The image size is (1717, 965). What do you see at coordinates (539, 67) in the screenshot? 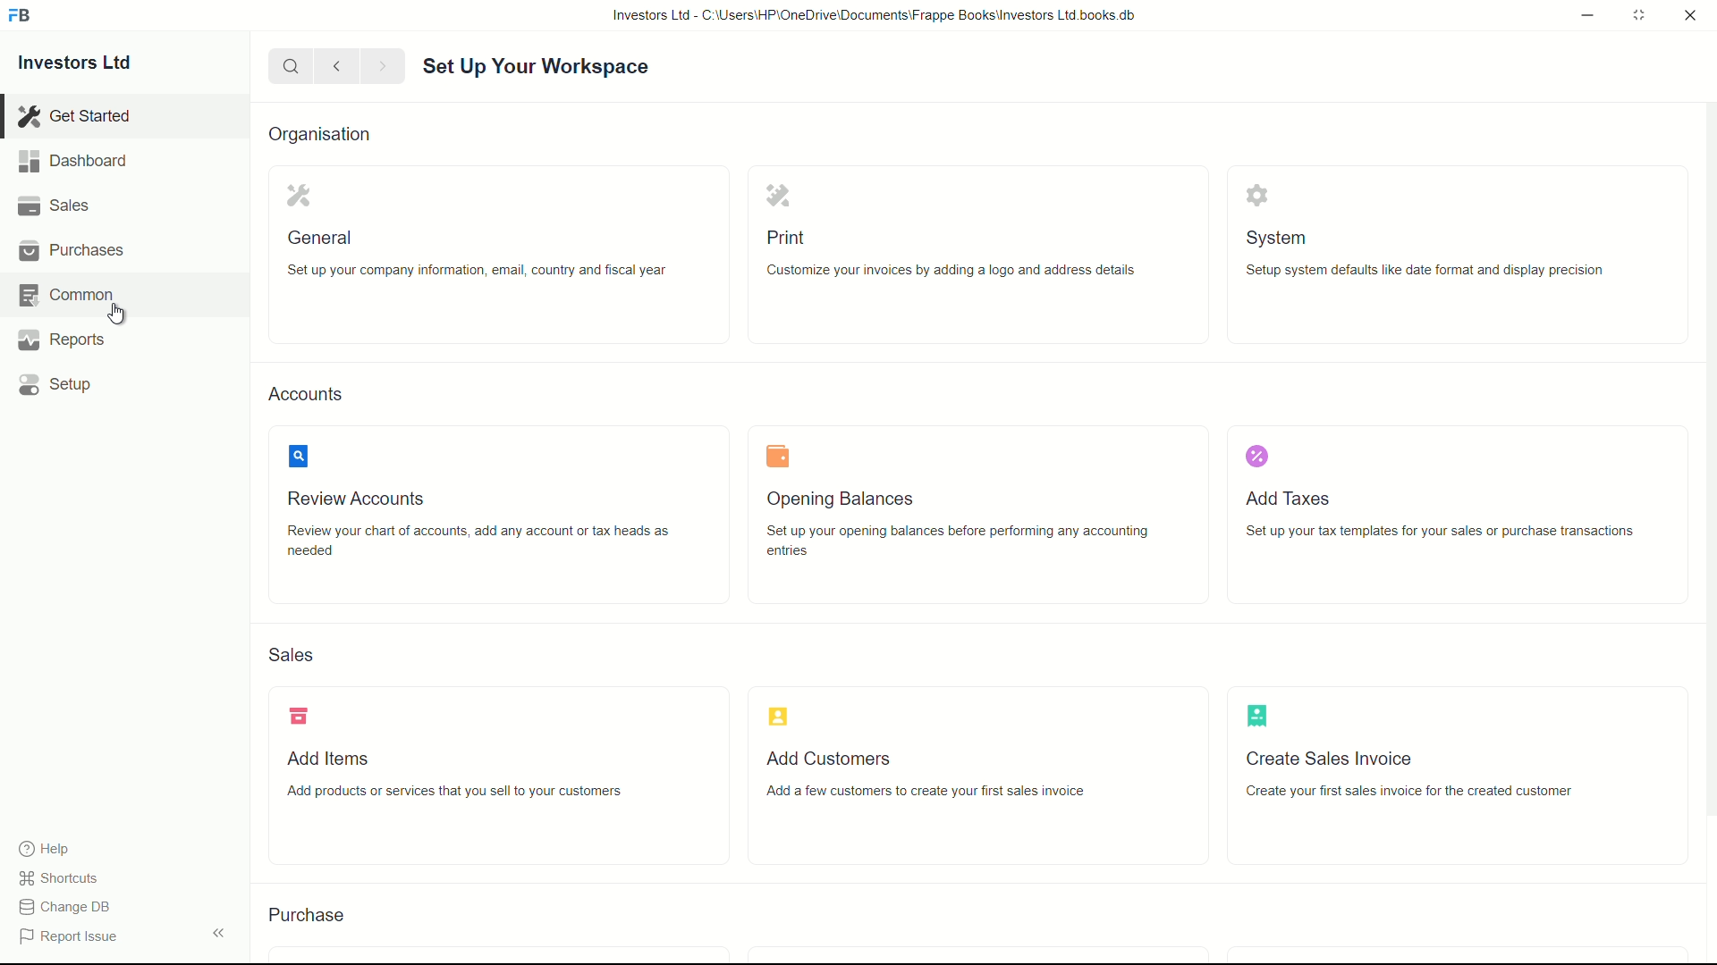
I see `Set Up Your Workspace` at bounding box center [539, 67].